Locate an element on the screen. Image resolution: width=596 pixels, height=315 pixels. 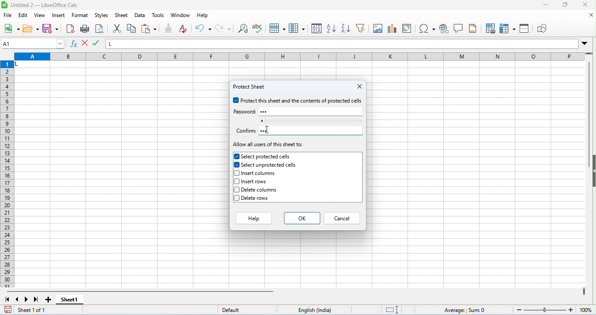
column headings is located at coordinates (299, 57).